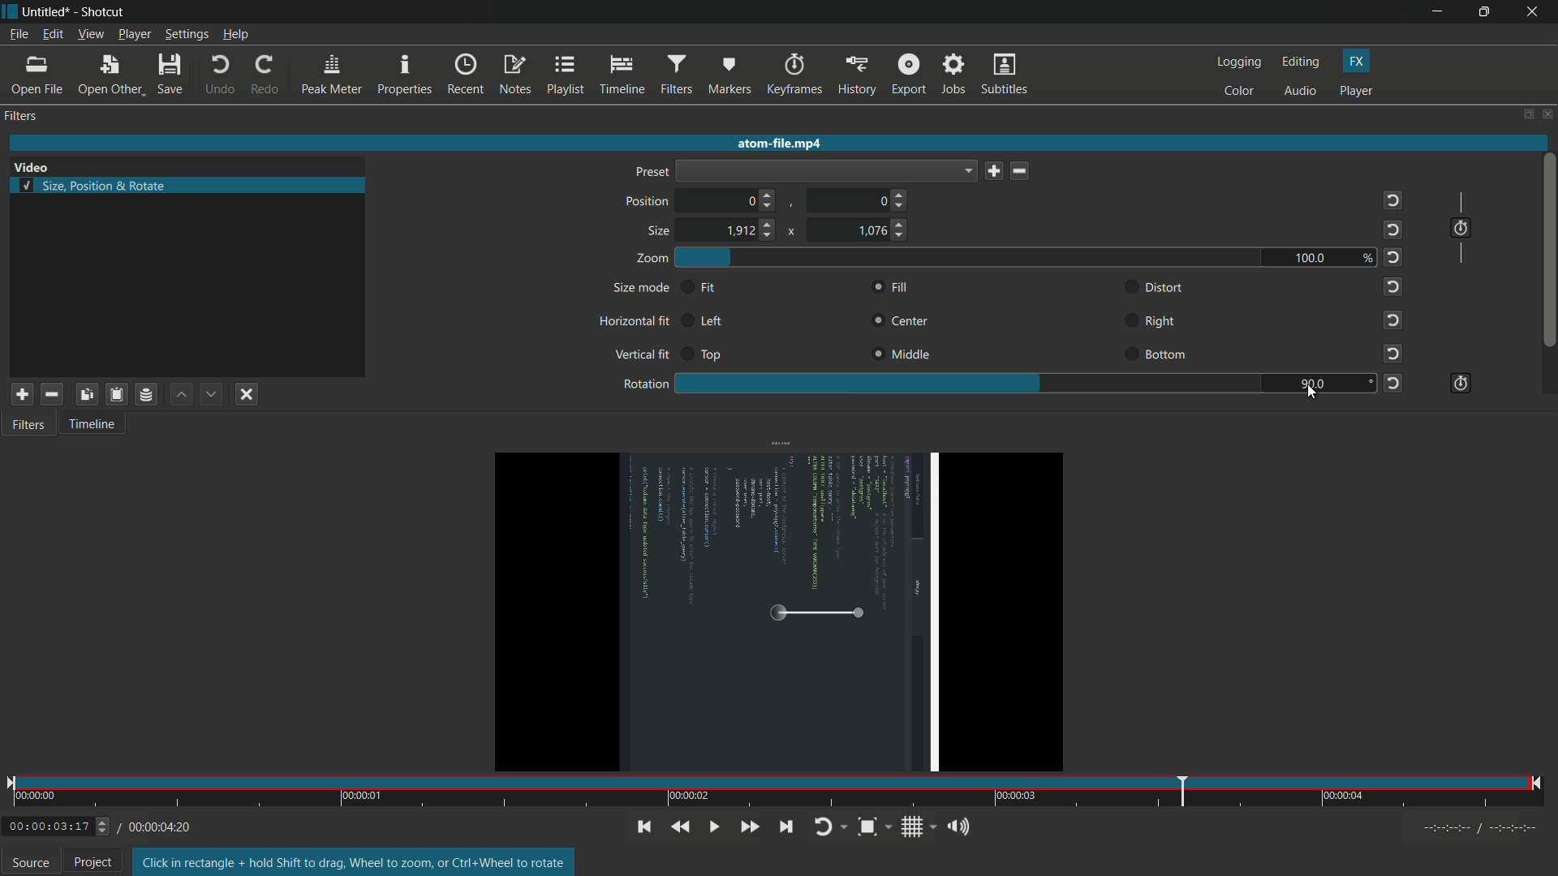 Image resolution: width=1558 pixels, height=876 pixels. What do you see at coordinates (749, 828) in the screenshot?
I see `quickly play forward` at bounding box center [749, 828].